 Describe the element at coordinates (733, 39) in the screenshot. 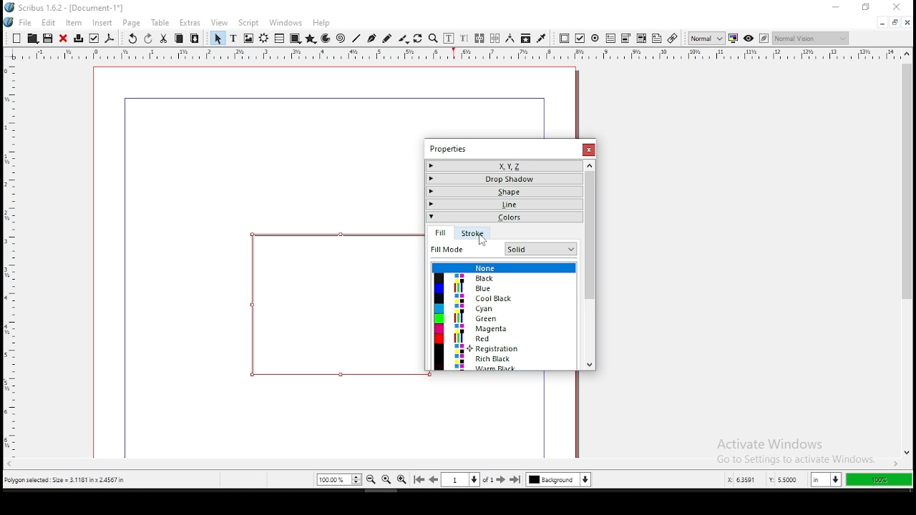

I see `toggle color management system` at that location.